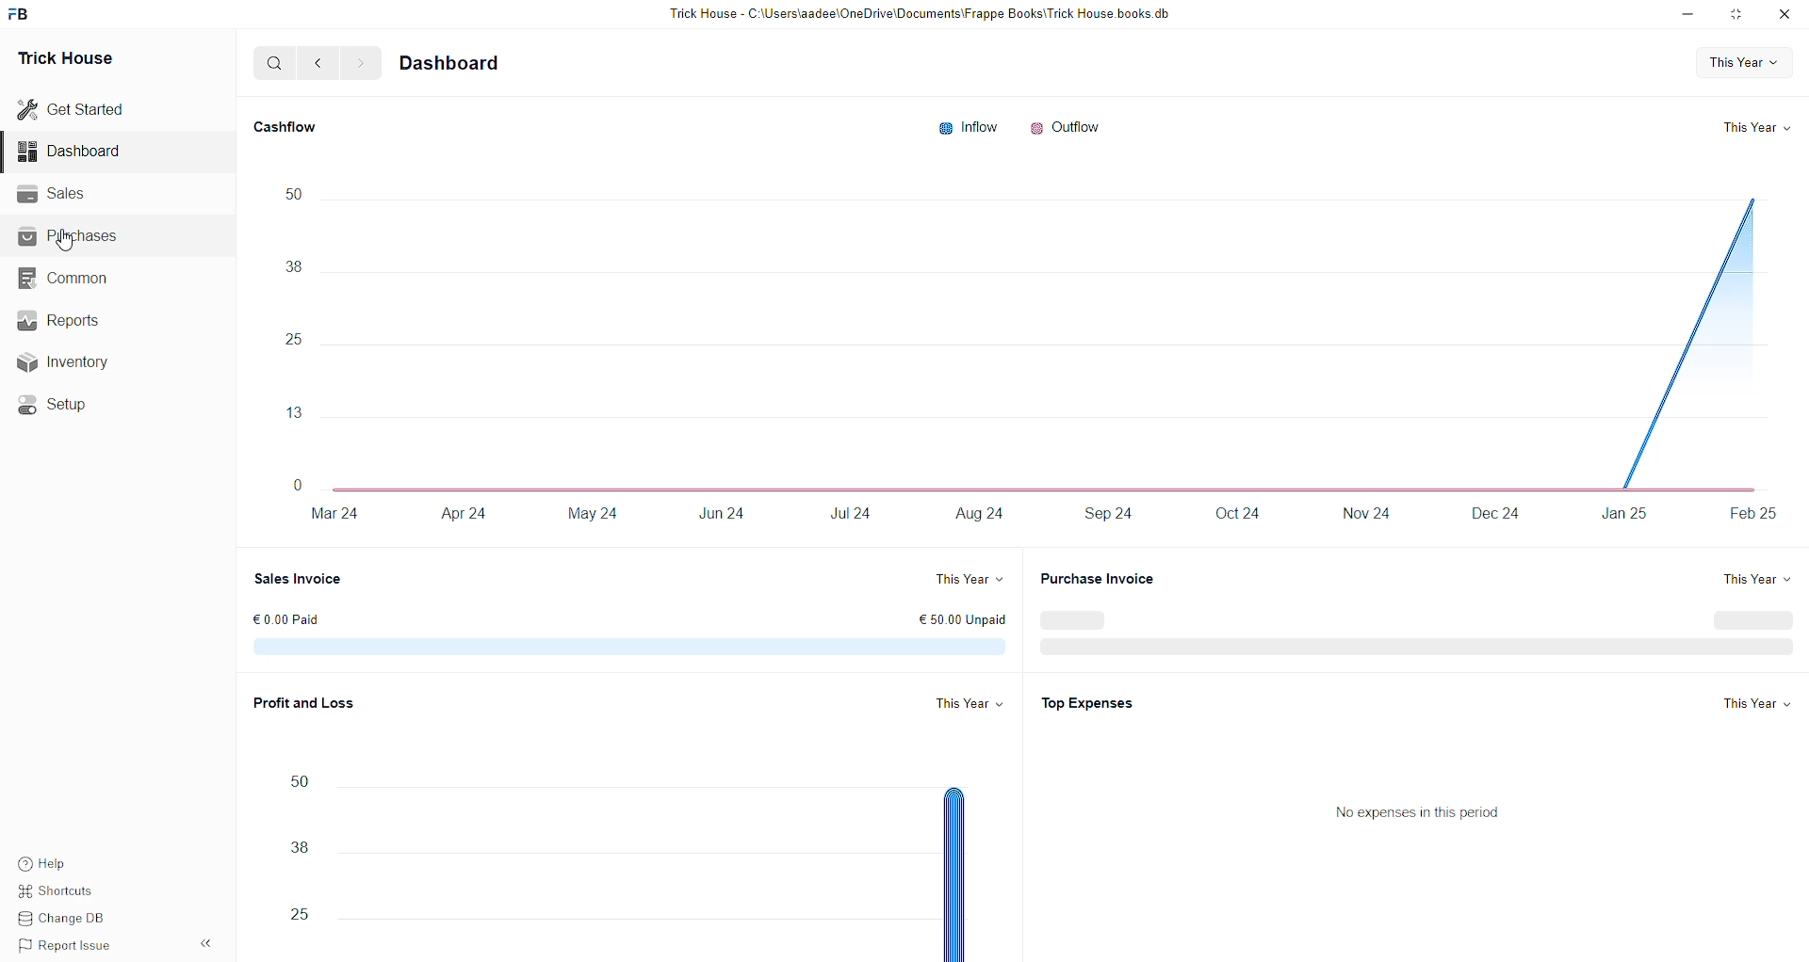 This screenshot has width=1809, height=962. I want to click on This Year , so click(1734, 59).